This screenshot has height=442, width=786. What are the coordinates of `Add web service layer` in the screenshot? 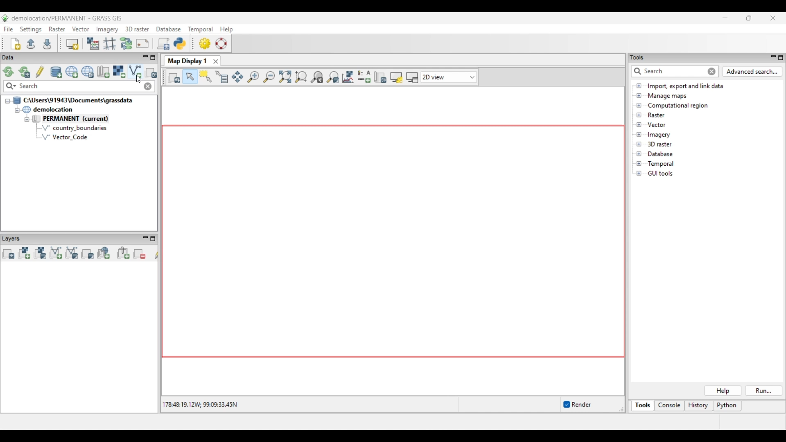 It's located at (104, 253).